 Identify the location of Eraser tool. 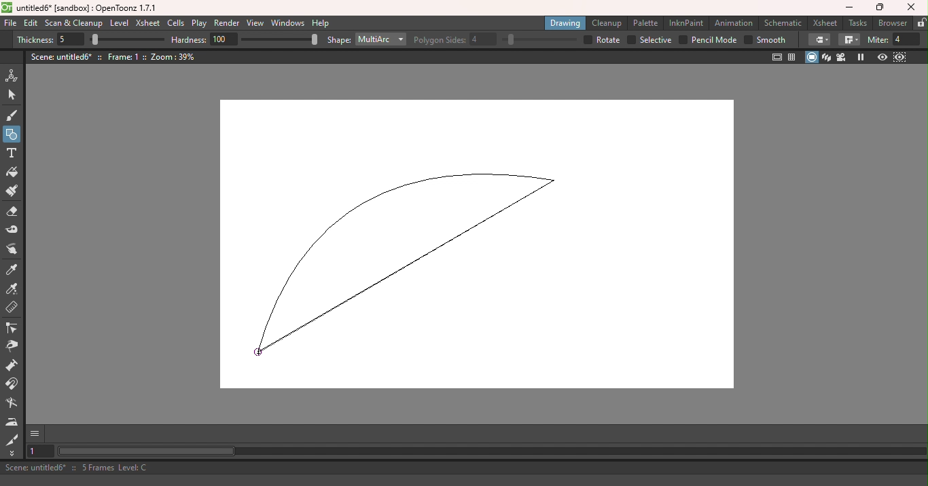
(12, 212).